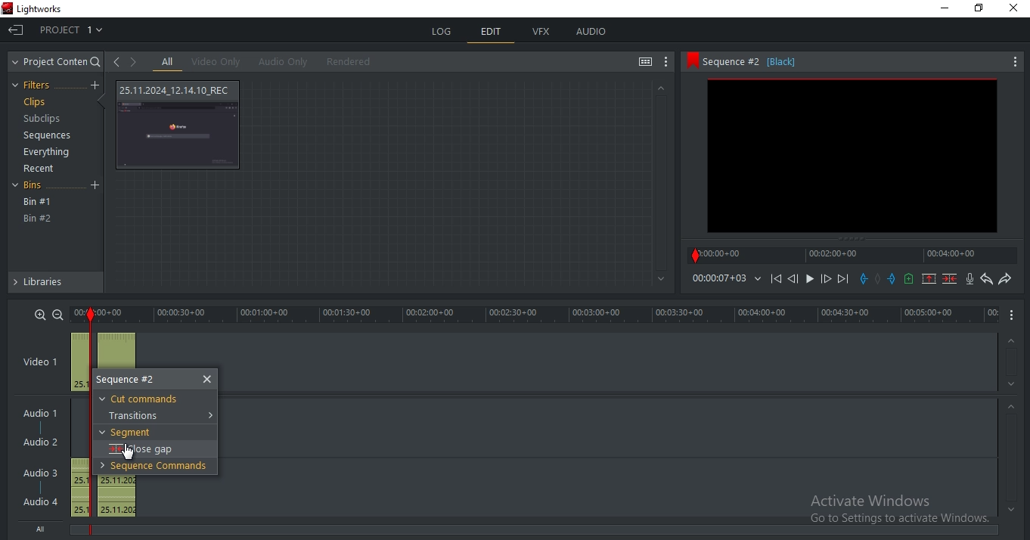  What do you see at coordinates (349, 61) in the screenshot?
I see `rendered` at bounding box center [349, 61].